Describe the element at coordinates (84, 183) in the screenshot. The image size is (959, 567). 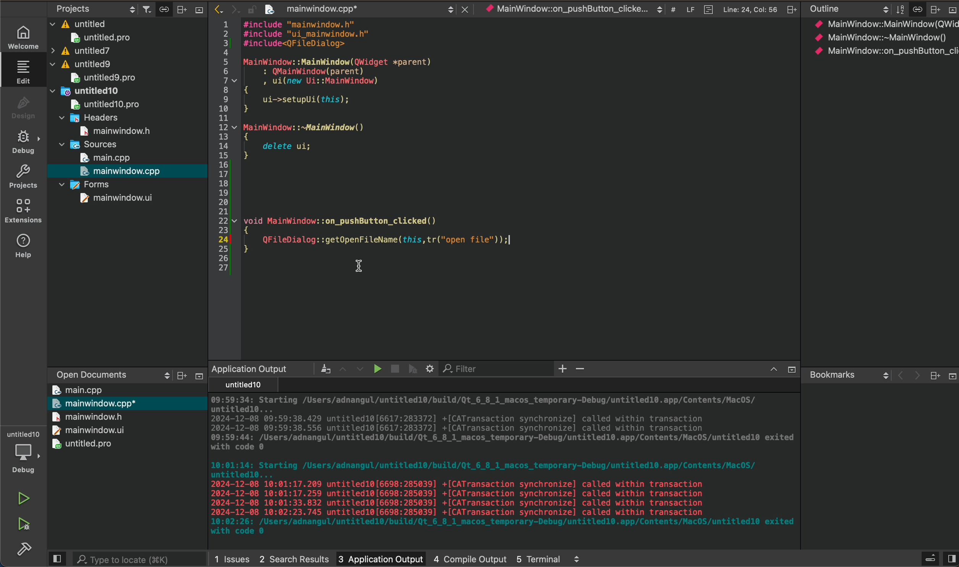
I see `Forms` at that location.